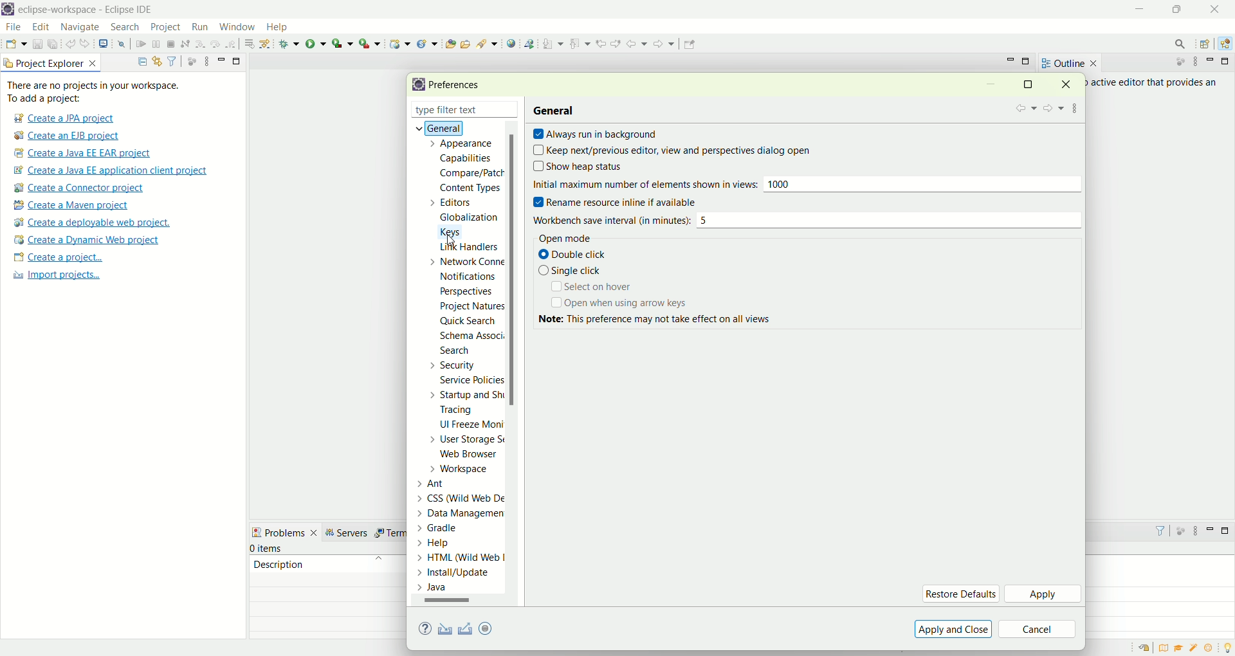  What do you see at coordinates (570, 270) in the screenshot?
I see `single click` at bounding box center [570, 270].